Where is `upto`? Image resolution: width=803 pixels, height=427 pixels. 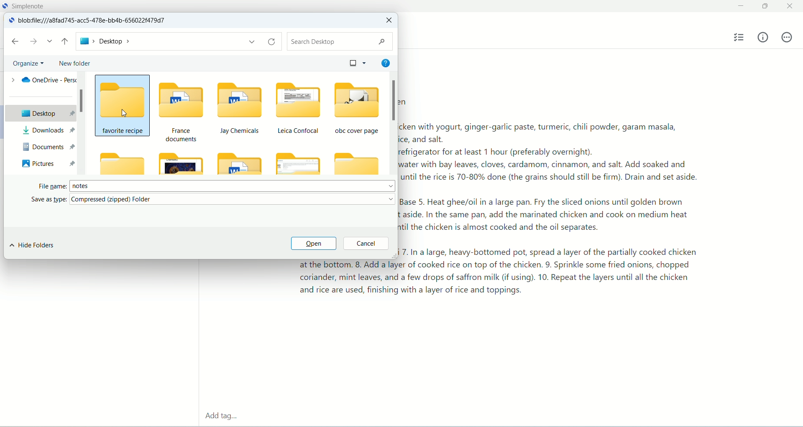 upto is located at coordinates (66, 42).